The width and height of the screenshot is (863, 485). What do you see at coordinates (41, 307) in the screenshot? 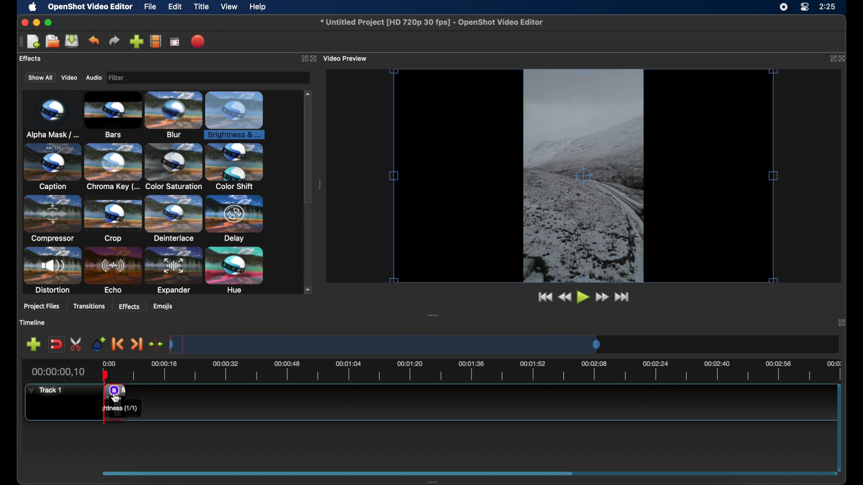
I see `project files` at bounding box center [41, 307].